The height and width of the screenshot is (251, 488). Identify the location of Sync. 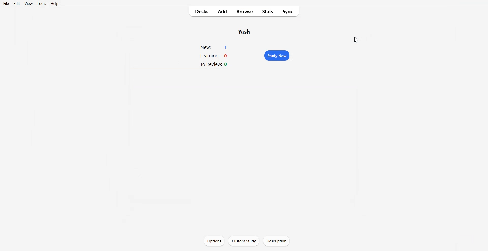
(288, 12).